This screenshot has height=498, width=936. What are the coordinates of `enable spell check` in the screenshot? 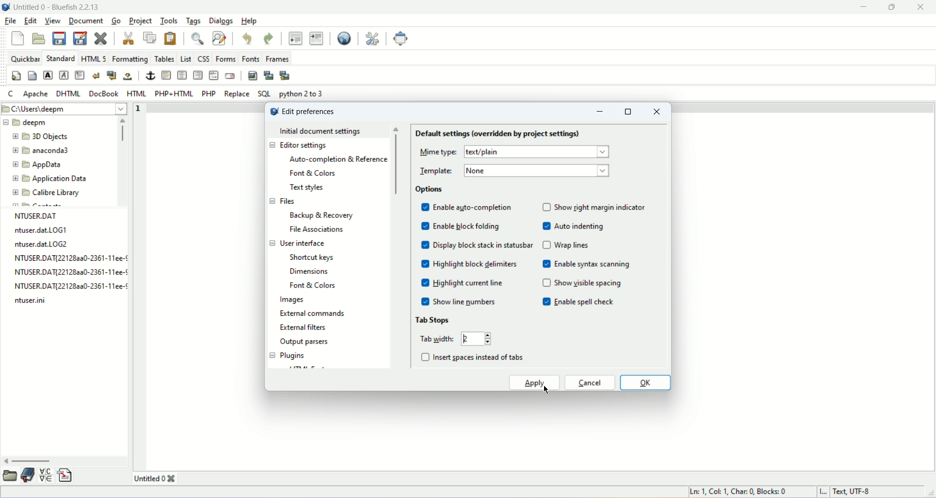 It's located at (586, 304).